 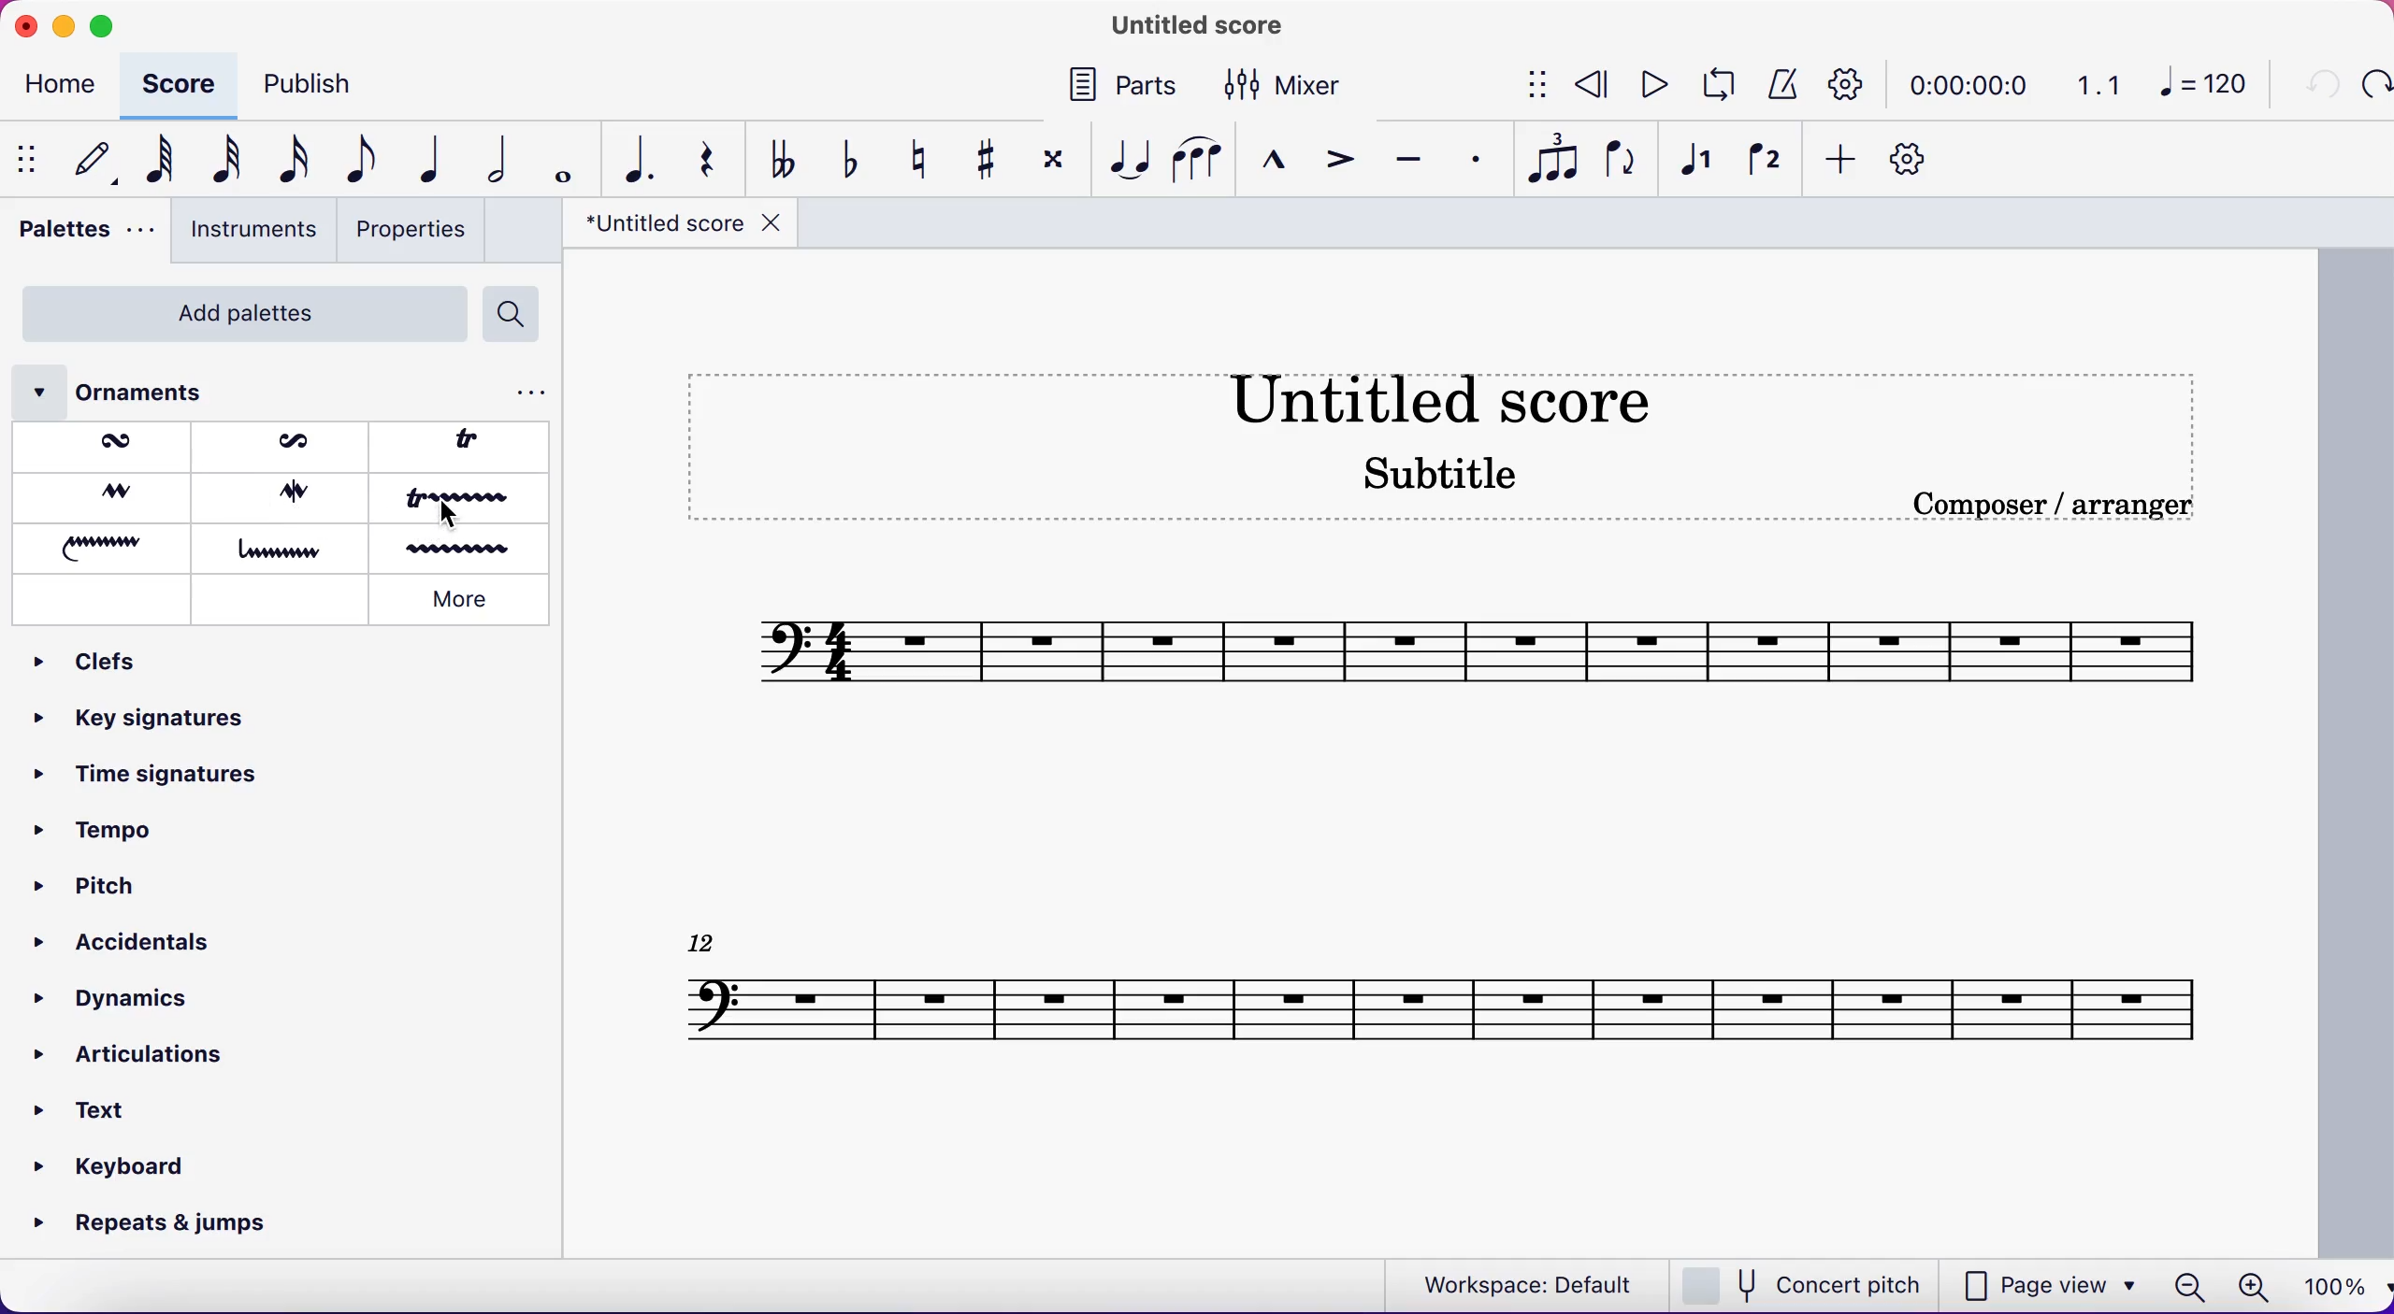 What do you see at coordinates (117, 1165) in the screenshot?
I see `keyboard` at bounding box center [117, 1165].